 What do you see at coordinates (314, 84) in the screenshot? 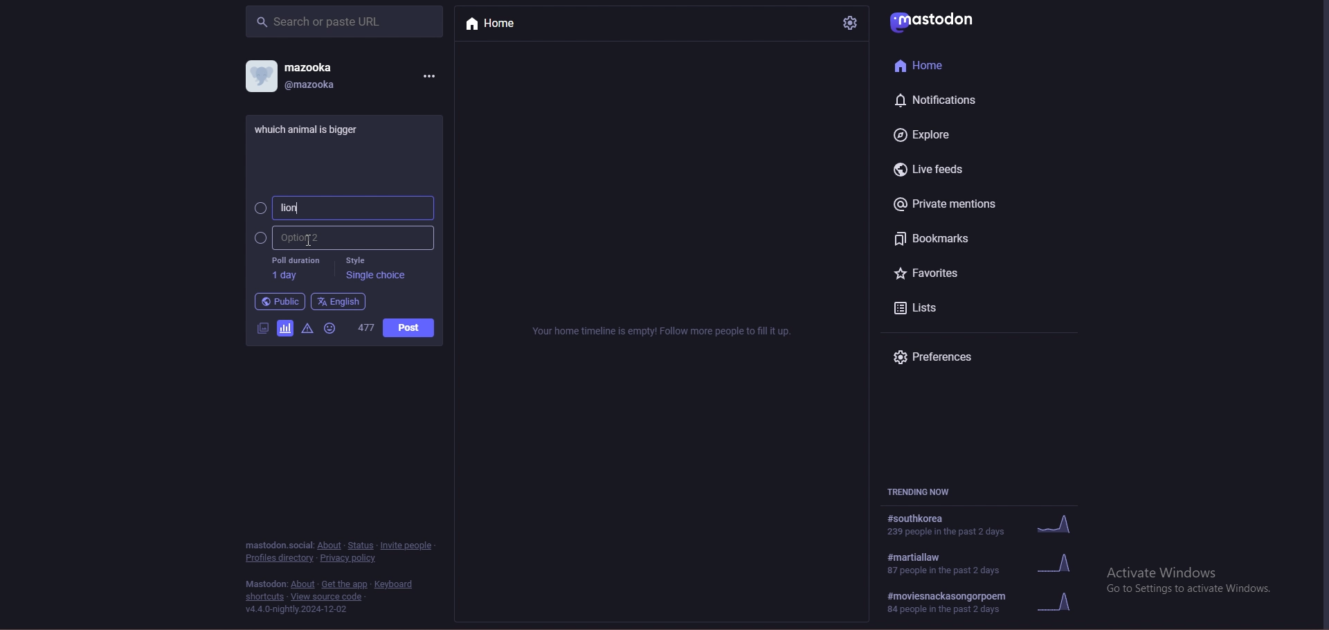
I see `@mazooka` at bounding box center [314, 84].